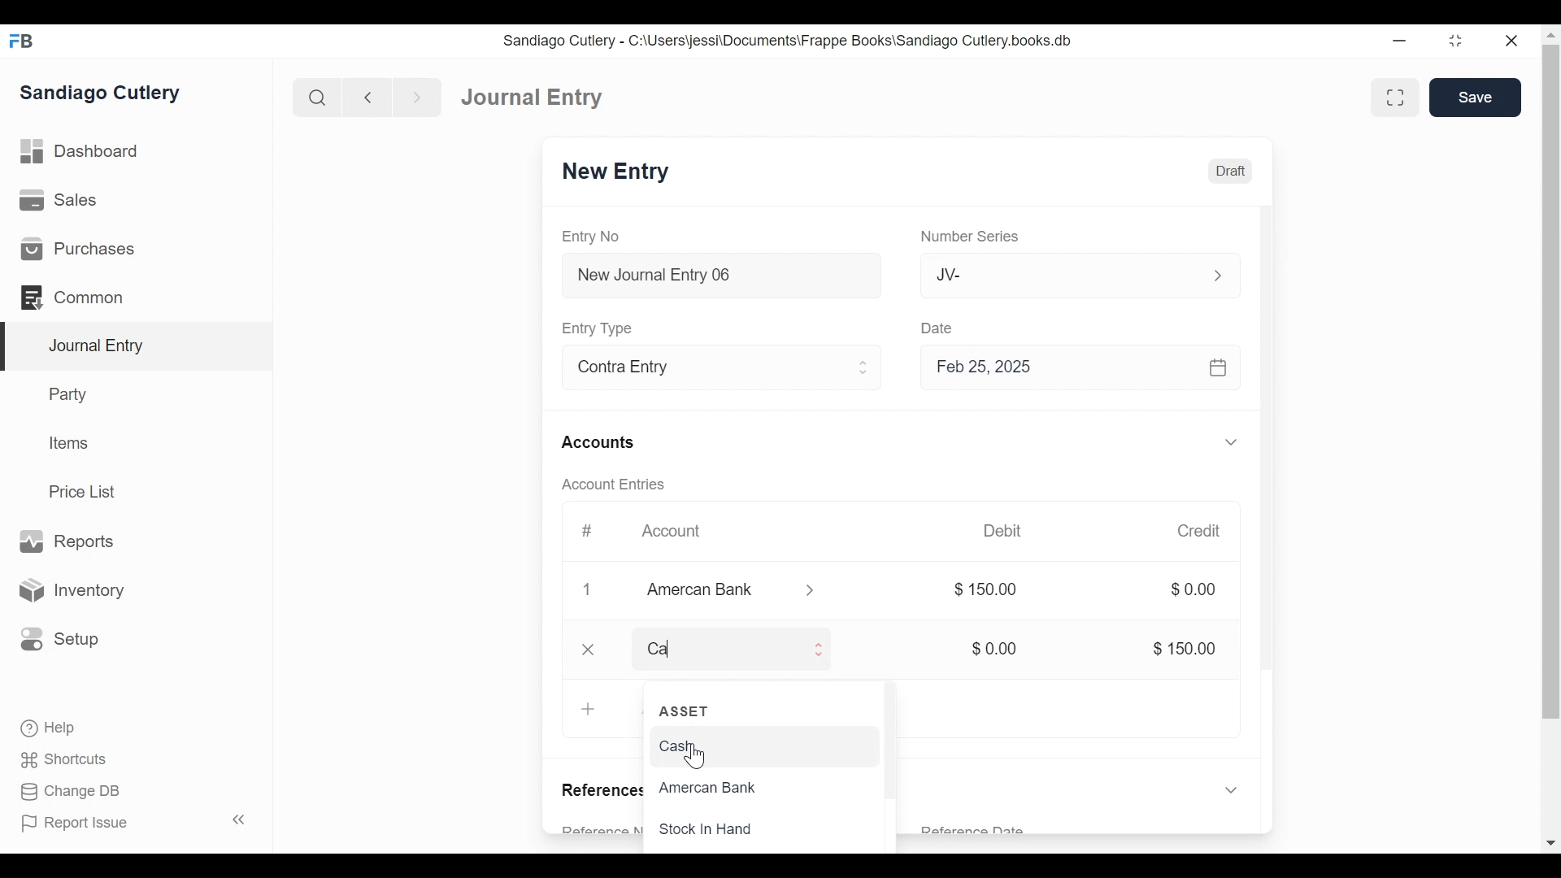 The height and width of the screenshot is (878, 1561). What do you see at coordinates (594, 236) in the screenshot?
I see `Entry No` at bounding box center [594, 236].